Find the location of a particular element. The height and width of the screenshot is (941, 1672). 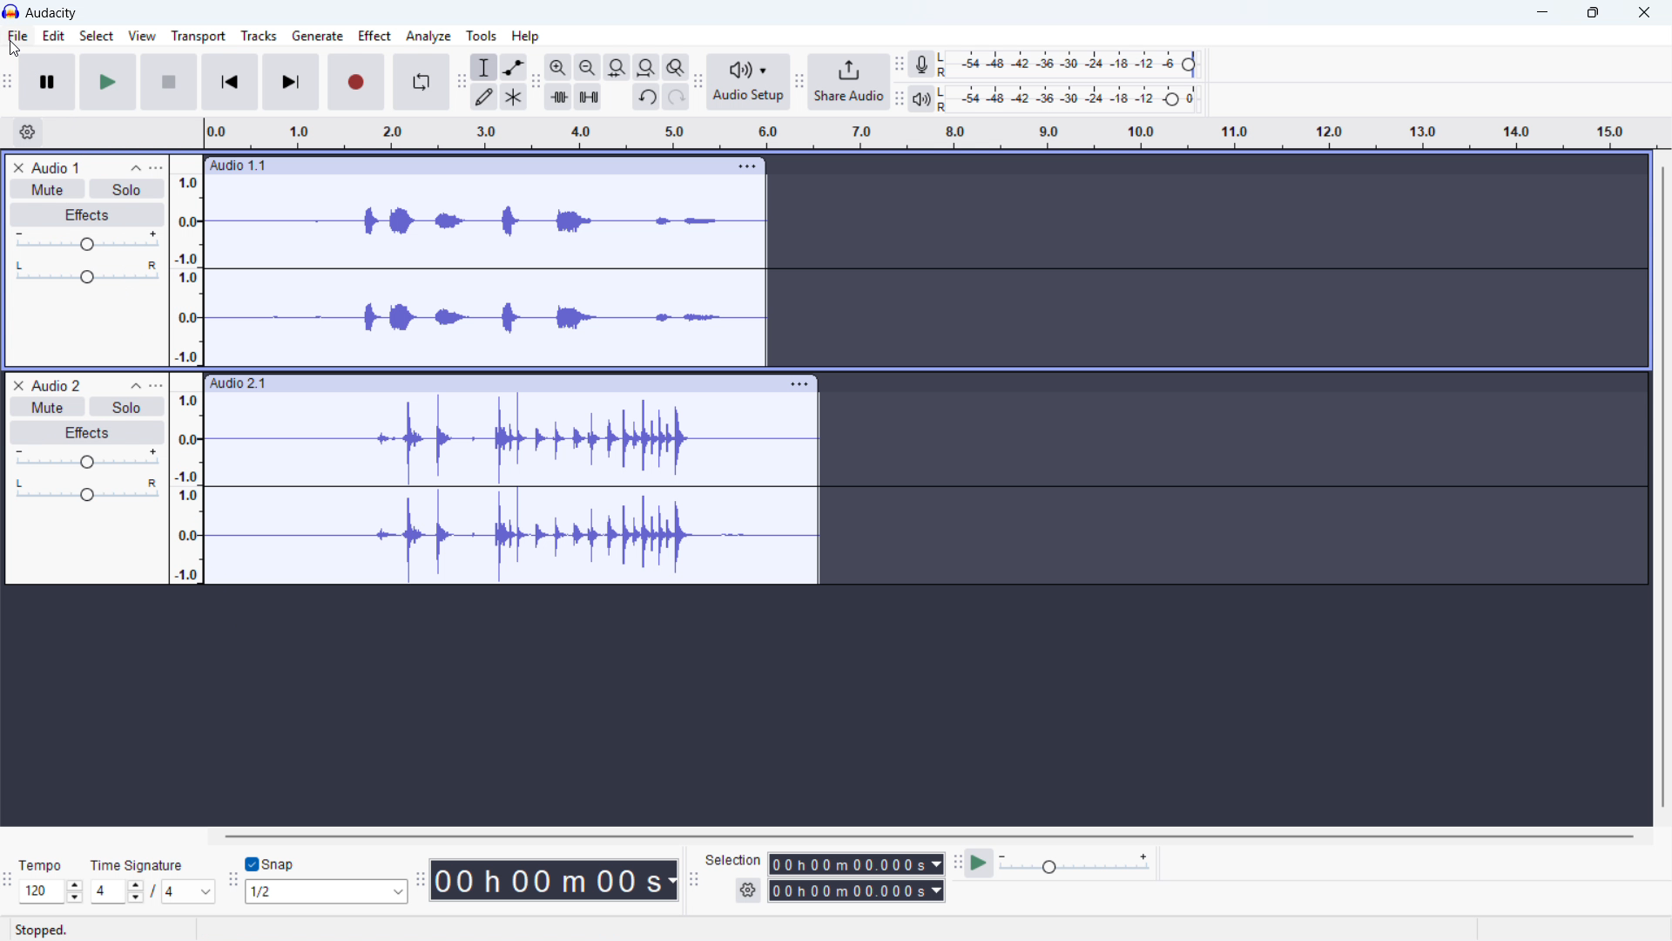

 Playback metre is located at coordinates (922, 99).